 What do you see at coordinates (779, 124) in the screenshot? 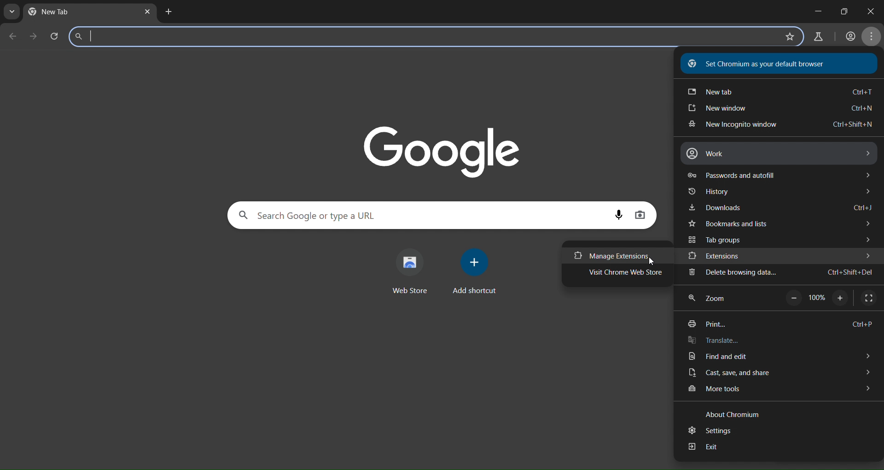
I see `new incognito window` at bounding box center [779, 124].